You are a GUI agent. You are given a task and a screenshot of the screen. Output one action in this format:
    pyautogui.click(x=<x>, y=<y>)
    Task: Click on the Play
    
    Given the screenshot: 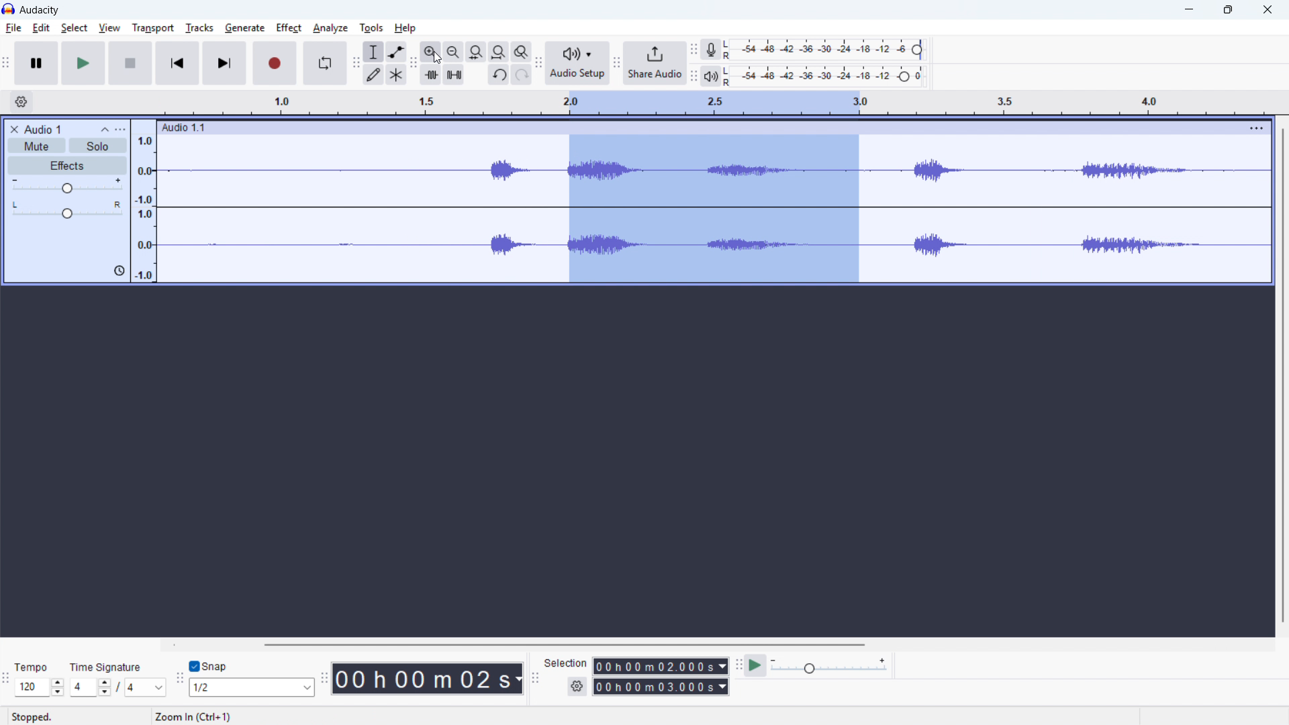 What is the action you would take?
    pyautogui.click(x=83, y=63)
    